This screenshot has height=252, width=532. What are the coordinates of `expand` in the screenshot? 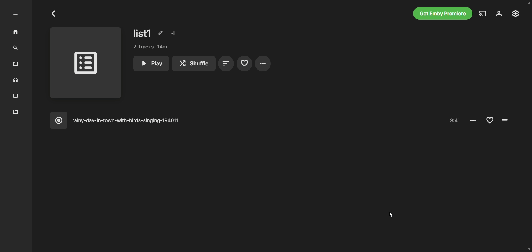 It's located at (16, 16).